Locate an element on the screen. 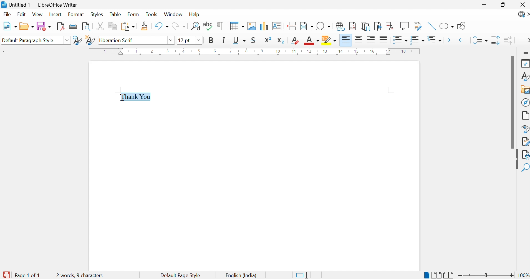 Image resolution: width=530 pixels, height=279 pixels. Gallery is located at coordinates (524, 89).